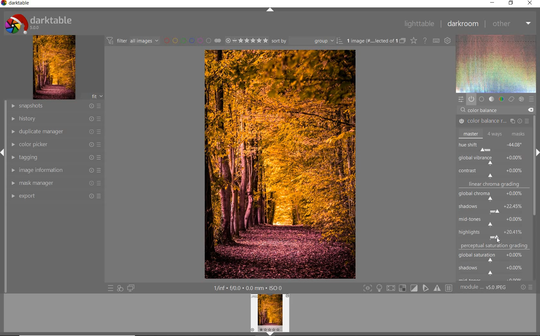 This screenshot has height=336, width=540. Describe the element at coordinates (492, 121) in the screenshot. I see `COLOR BALANCE RGB` at that location.